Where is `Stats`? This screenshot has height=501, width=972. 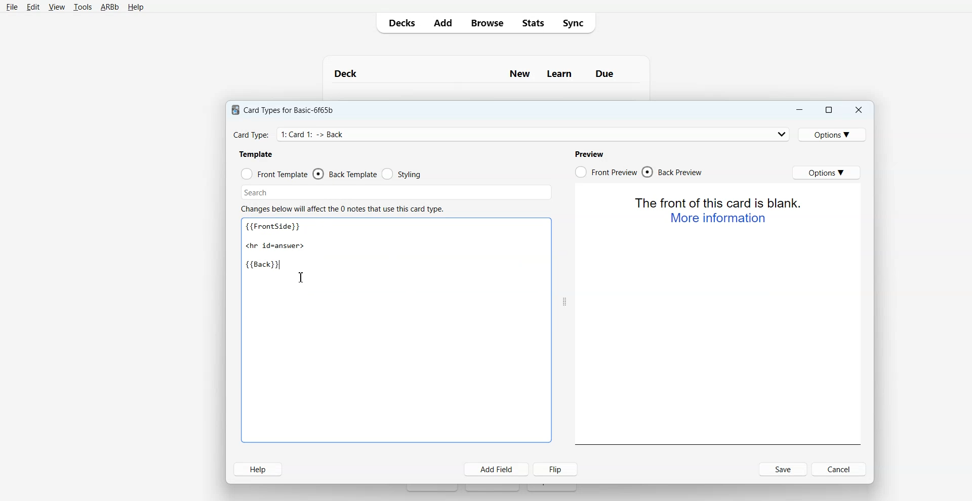 Stats is located at coordinates (531, 23).